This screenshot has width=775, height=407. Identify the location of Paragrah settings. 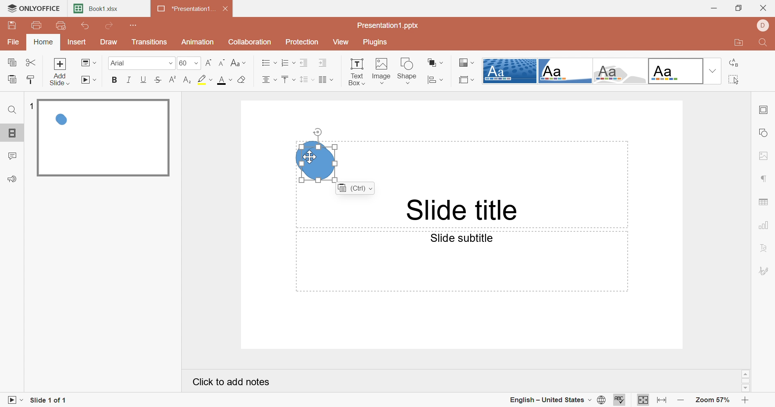
(765, 178).